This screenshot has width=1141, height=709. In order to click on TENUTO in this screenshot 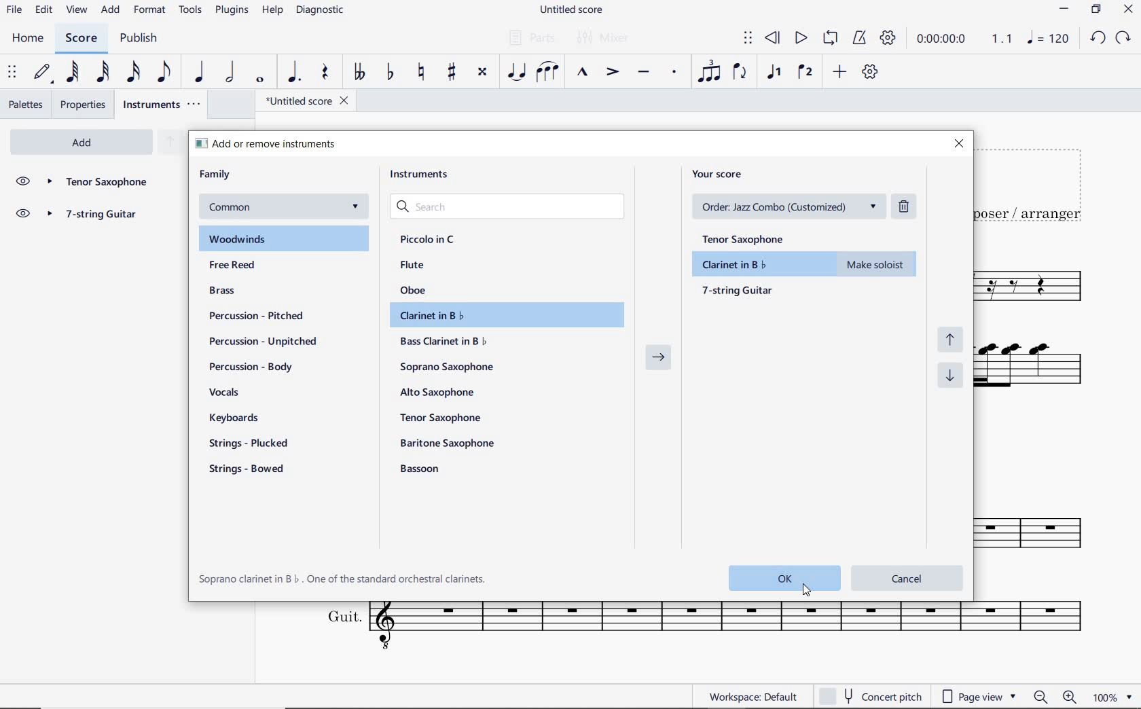, I will do `click(643, 74)`.